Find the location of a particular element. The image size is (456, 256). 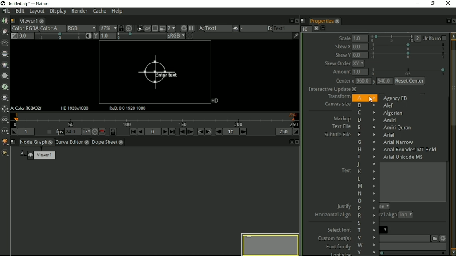

Merge is located at coordinates (5, 98).